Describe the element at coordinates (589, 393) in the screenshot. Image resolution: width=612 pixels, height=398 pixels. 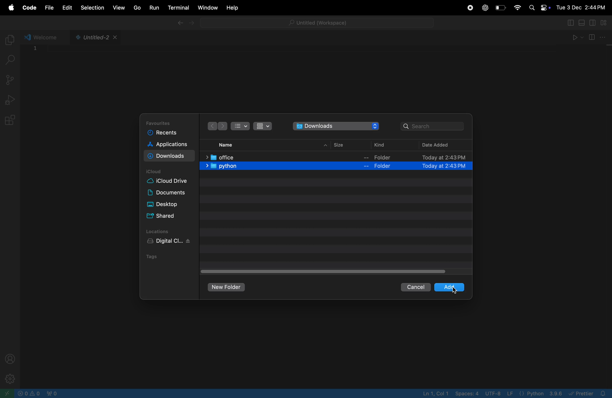
I see `prettier extensions` at that location.